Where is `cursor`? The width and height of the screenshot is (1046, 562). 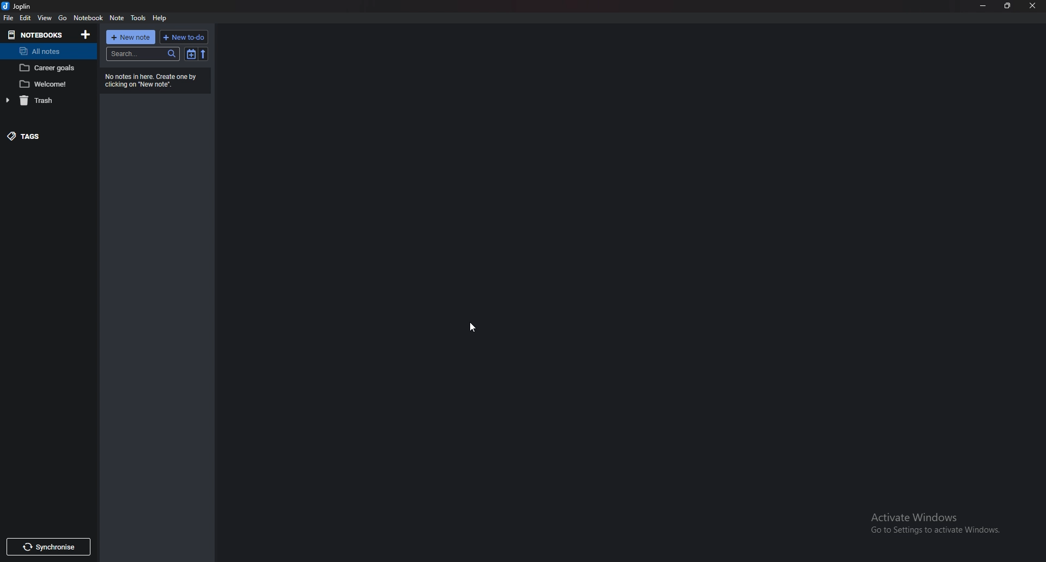 cursor is located at coordinates (475, 327).